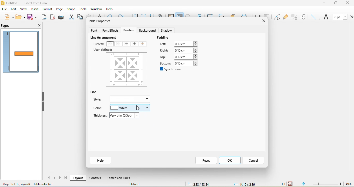 This screenshot has height=187, width=354. I want to click on insert line, so click(313, 17).